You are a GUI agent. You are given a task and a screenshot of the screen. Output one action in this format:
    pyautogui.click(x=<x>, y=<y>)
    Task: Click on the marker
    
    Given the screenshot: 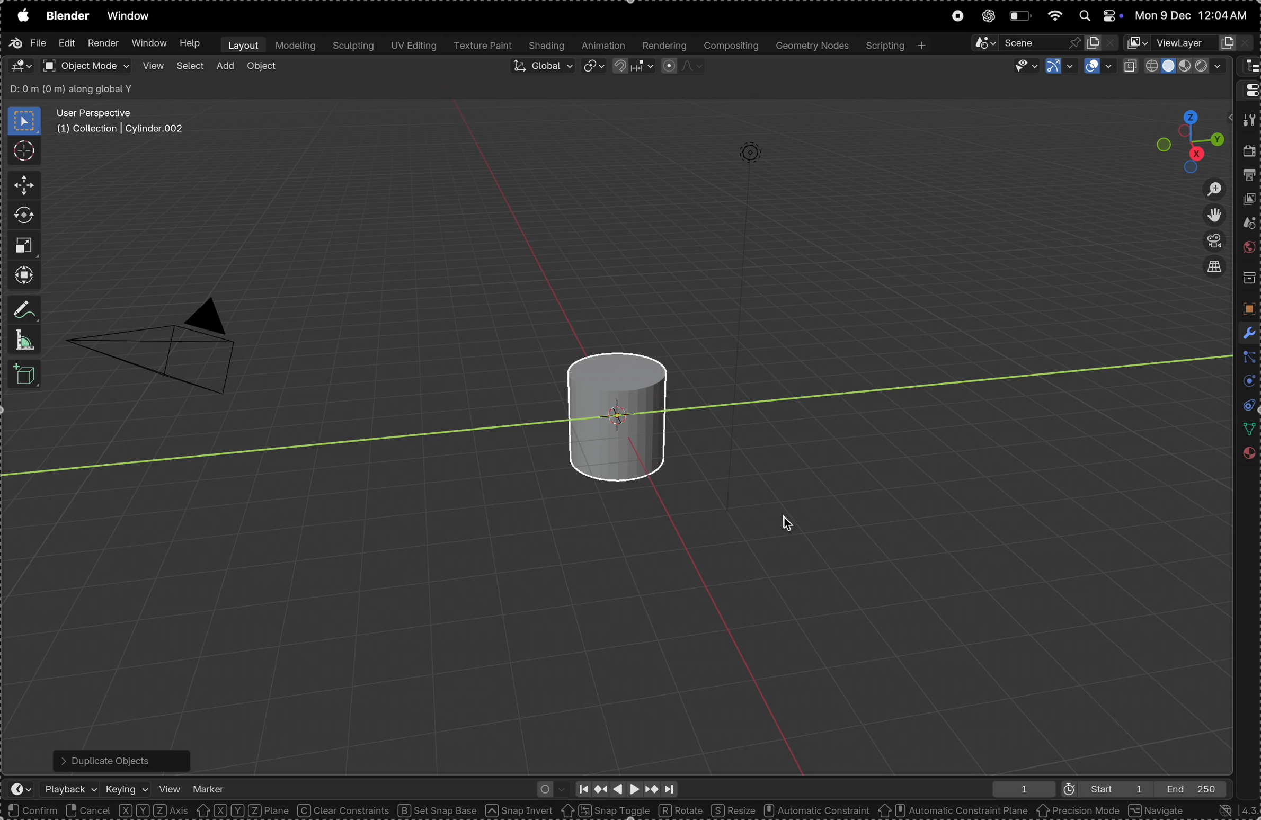 What is the action you would take?
    pyautogui.click(x=209, y=786)
    